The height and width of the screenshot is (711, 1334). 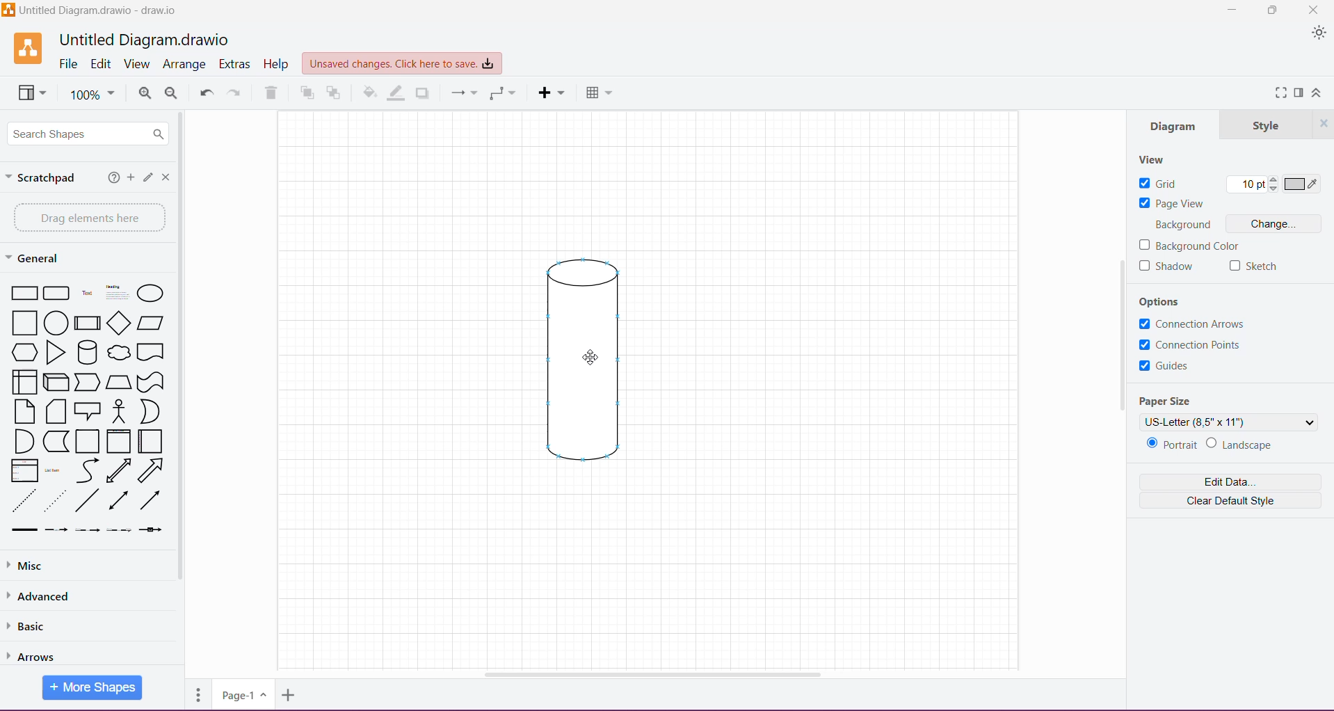 I want to click on View, so click(x=1155, y=159).